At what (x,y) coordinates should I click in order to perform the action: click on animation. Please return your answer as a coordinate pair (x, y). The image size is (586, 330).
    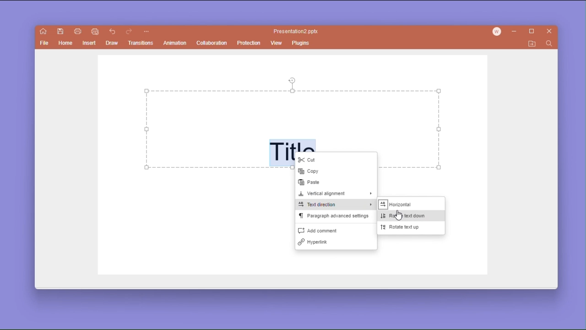
    Looking at the image, I should click on (175, 44).